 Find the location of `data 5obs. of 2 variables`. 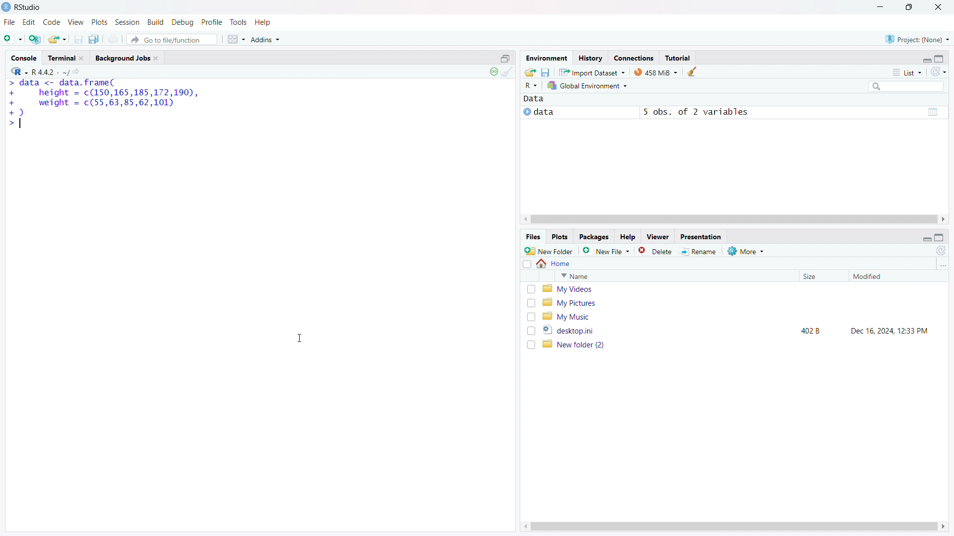

data 5obs. of 2 variables is located at coordinates (733, 113).